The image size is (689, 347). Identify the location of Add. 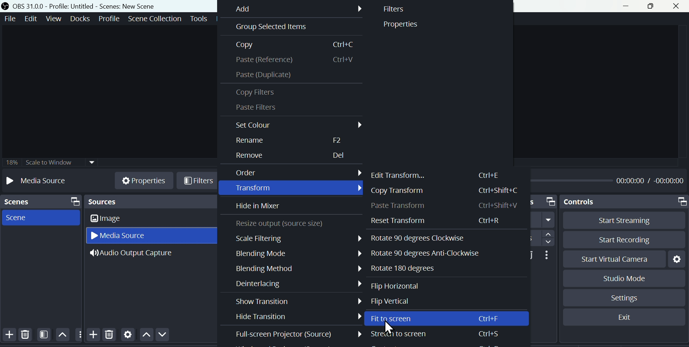
(8, 336).